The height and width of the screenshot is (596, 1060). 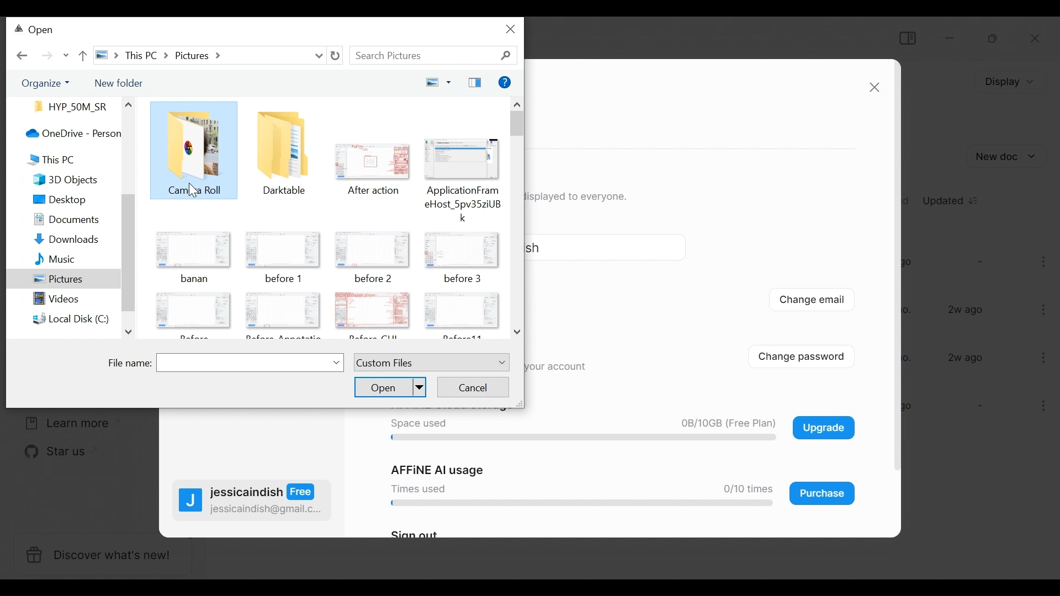 I want to click on Learn more, so click(x=63, y=423).